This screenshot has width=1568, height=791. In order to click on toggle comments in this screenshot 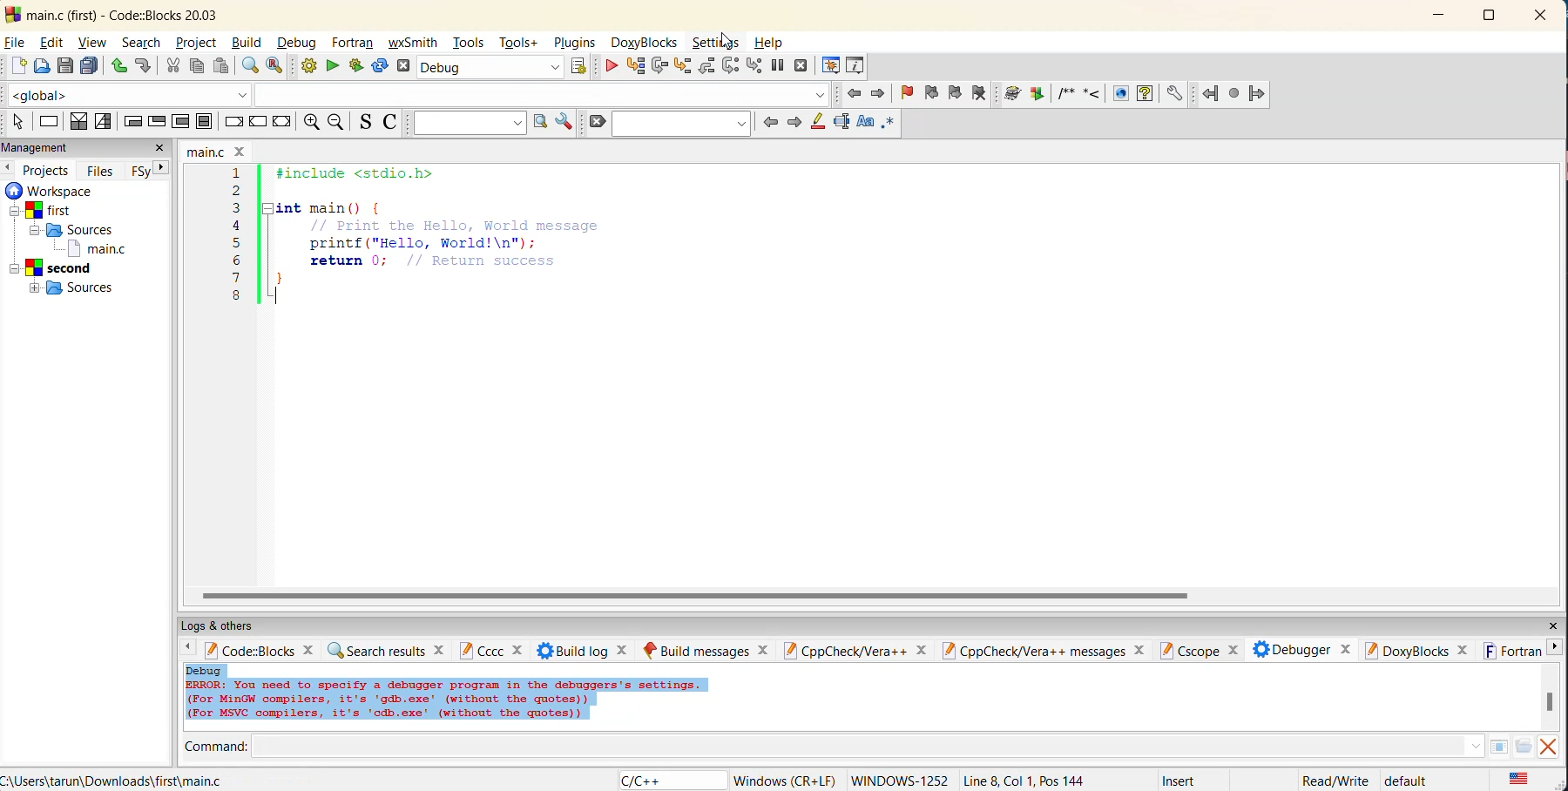, I will do `click(389, 125)`.